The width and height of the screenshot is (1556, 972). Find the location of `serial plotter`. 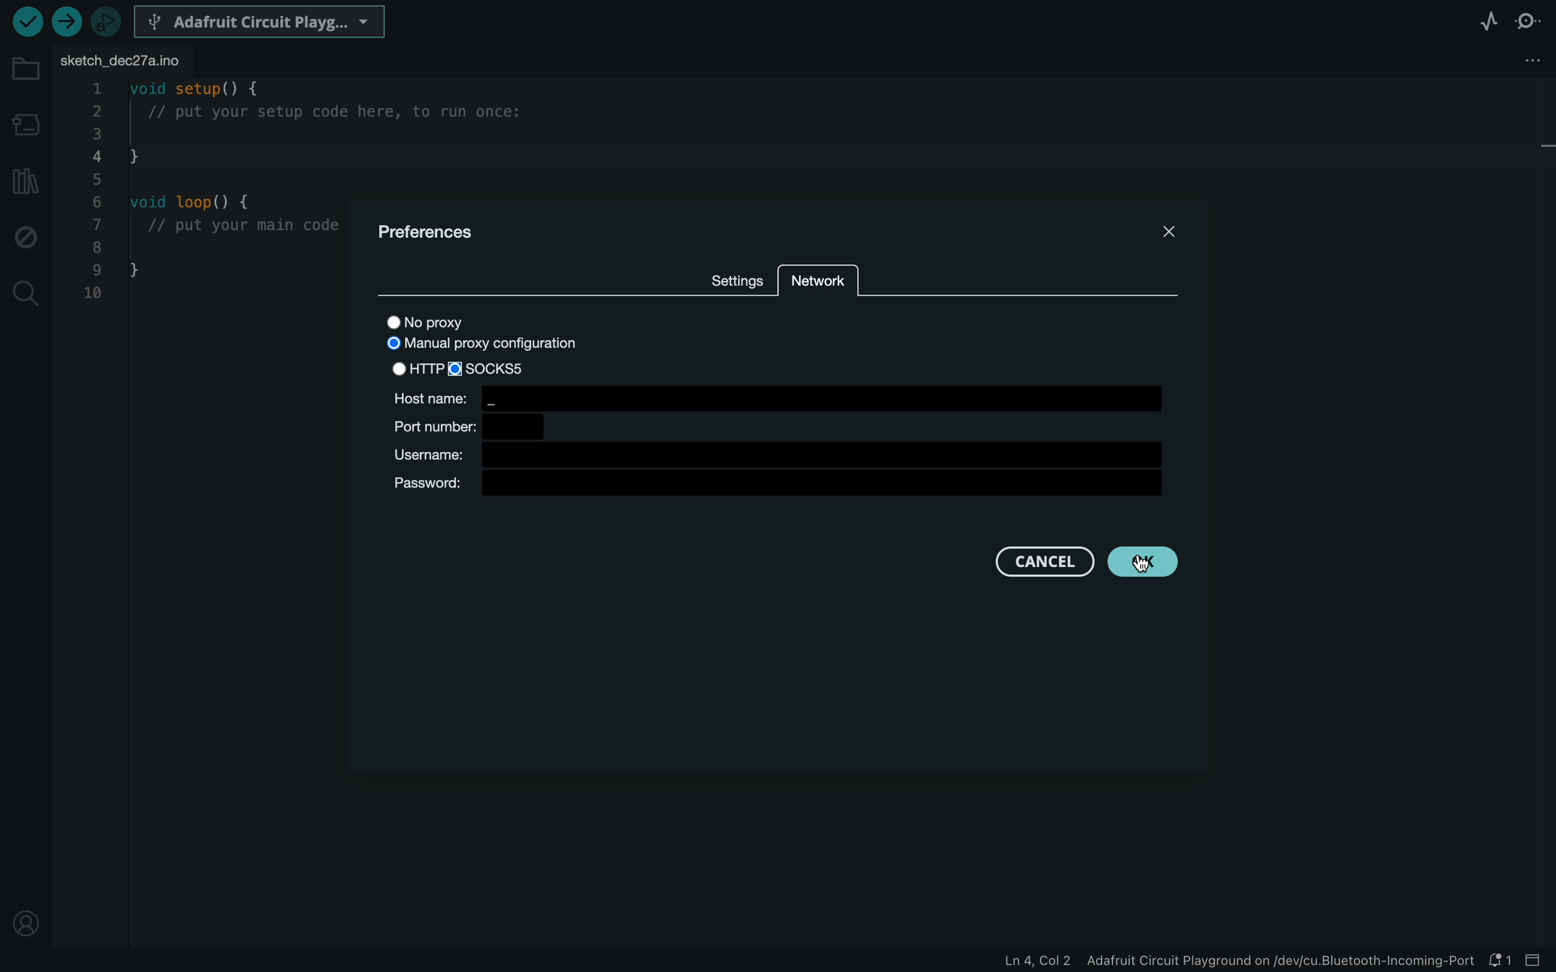

serial plotter is located at coordinates (1488, 20).